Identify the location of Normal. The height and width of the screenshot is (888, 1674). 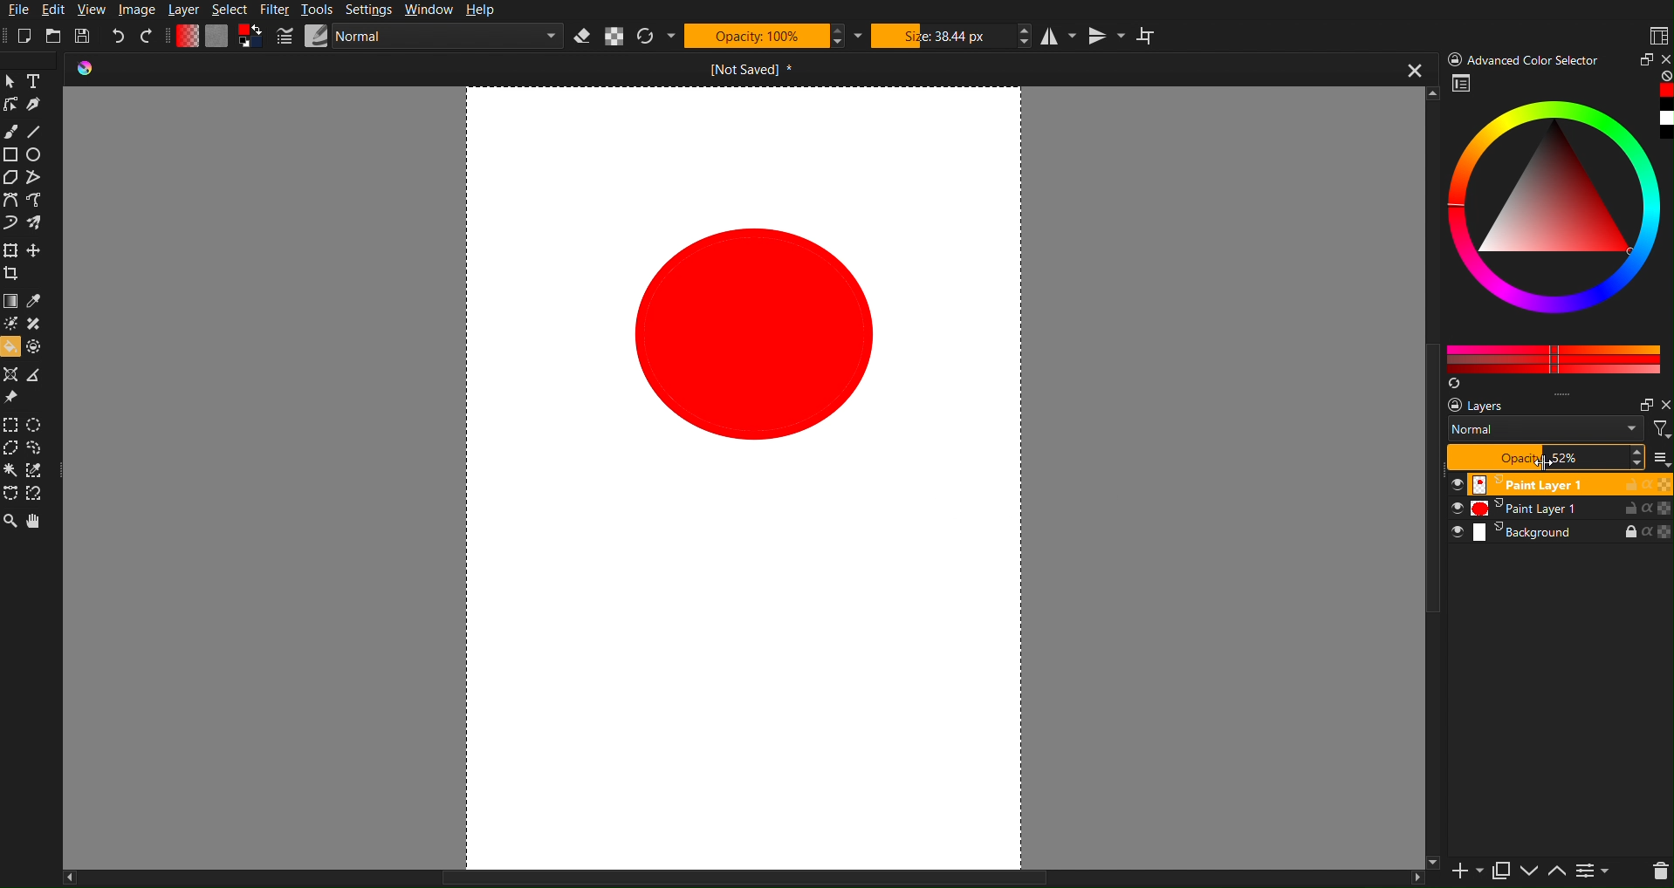
(432, 37).